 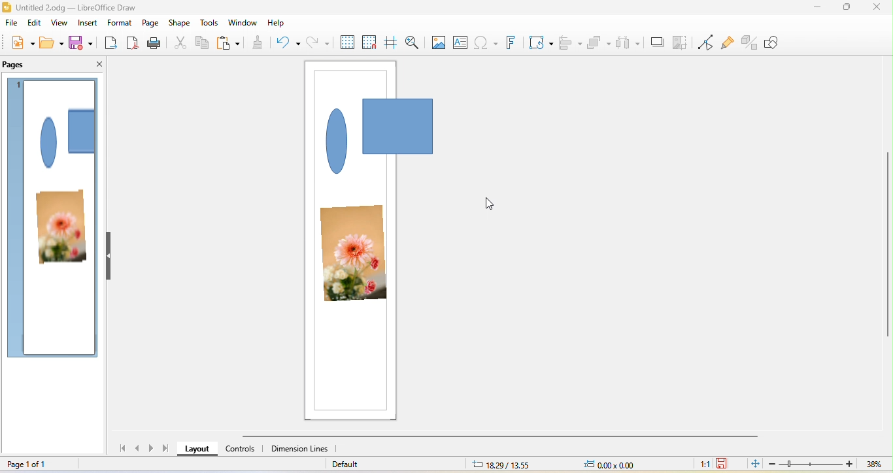 What do you see at coordinates (392, 44) in the screenshot?
I see `helpline while moving` at bounding box center [392, 44].